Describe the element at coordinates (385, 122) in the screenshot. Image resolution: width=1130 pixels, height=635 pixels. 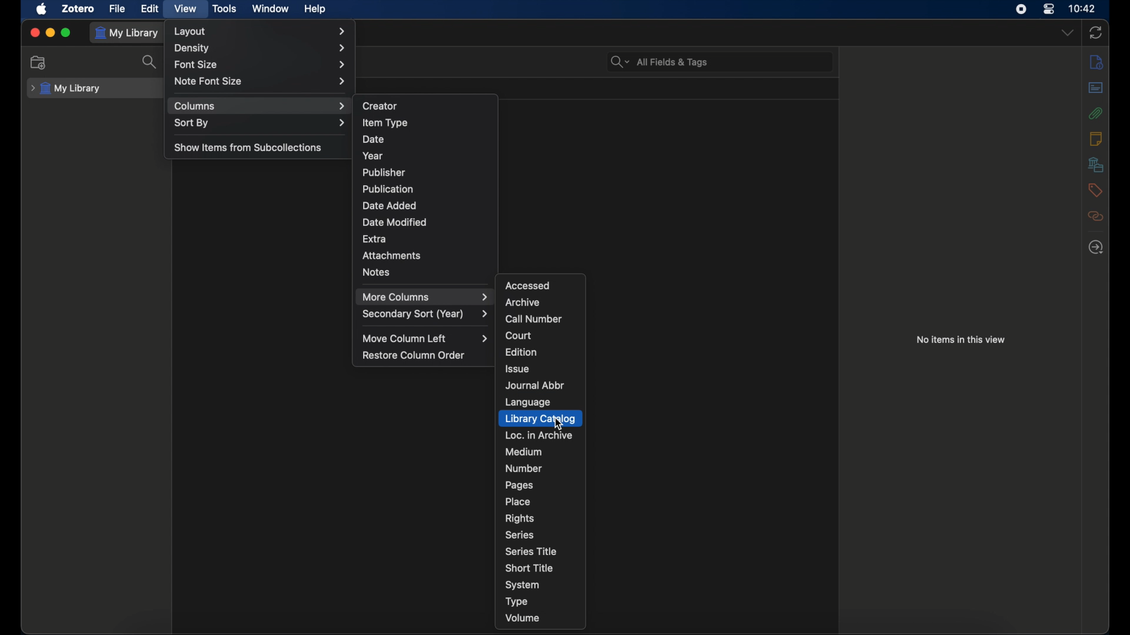
I see `item type` at that location.